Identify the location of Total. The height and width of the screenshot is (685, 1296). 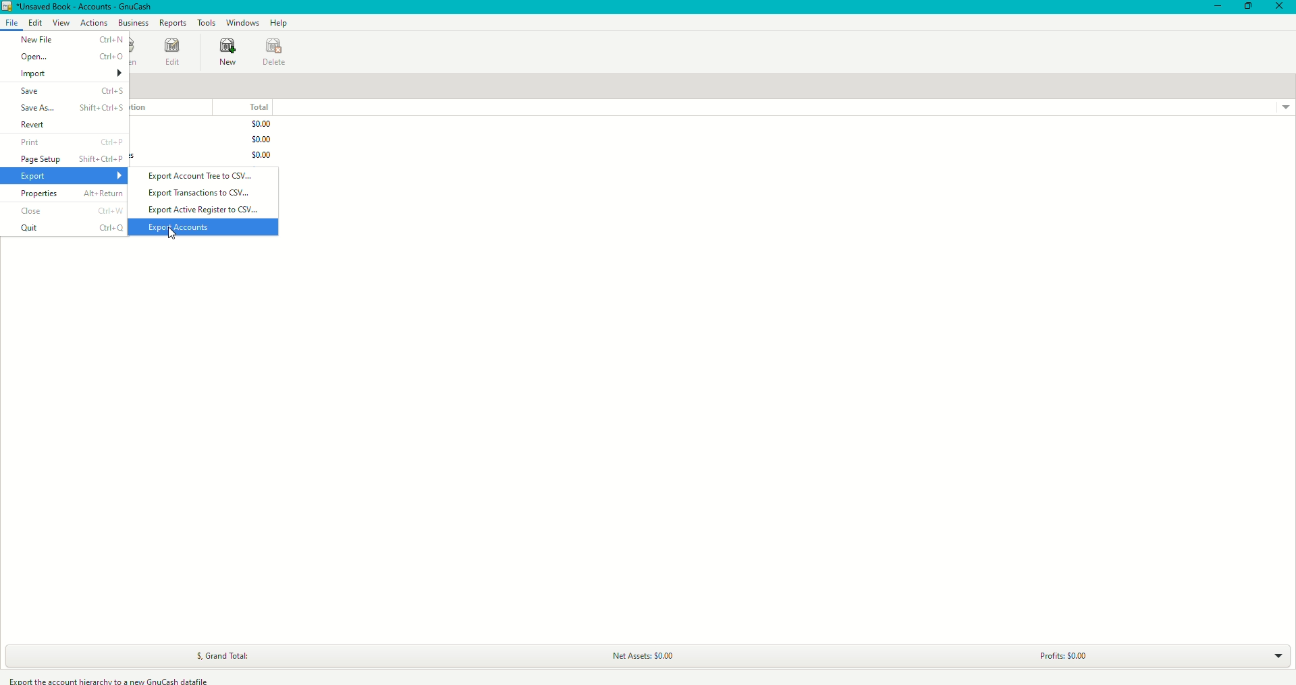
(252, 107).